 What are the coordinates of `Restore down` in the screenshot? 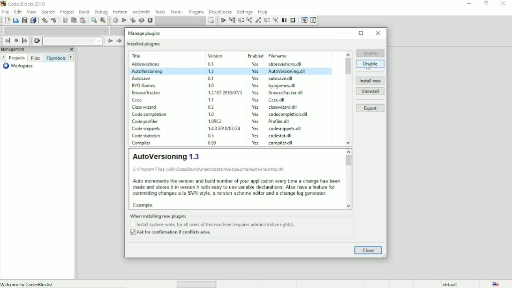 It's located at (361, 33).